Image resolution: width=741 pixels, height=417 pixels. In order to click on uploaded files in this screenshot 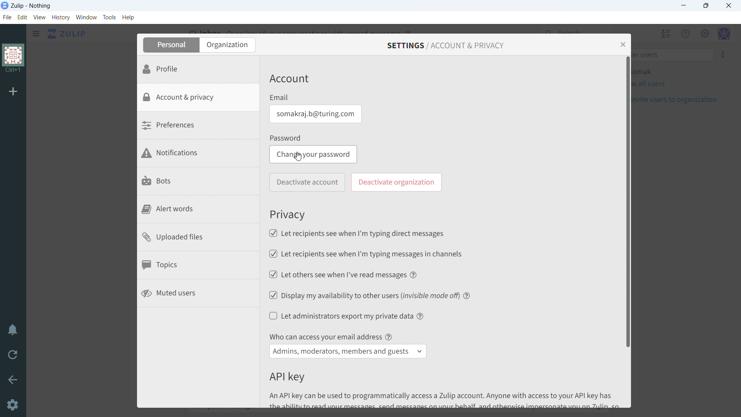, I will do `click(199, 238)`.